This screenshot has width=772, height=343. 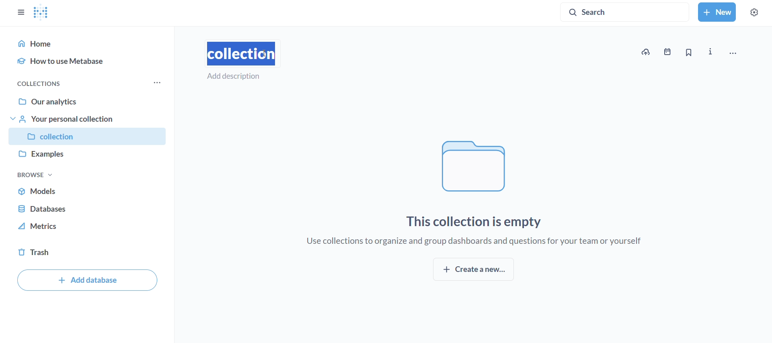 What do you see at coordinates (39, 84) in the screenshot?
I see `collections` at bounding box center [39, 84].